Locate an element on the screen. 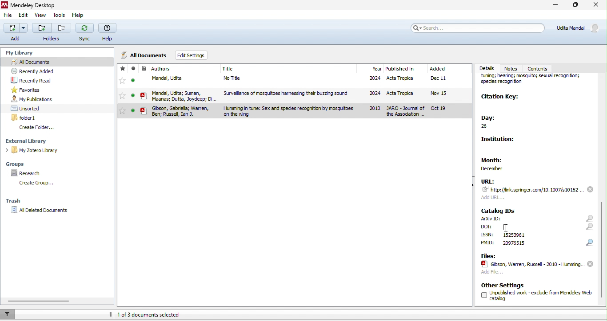 This screenshot has width=607, height=321. published in is located at coordinates (400, 69).